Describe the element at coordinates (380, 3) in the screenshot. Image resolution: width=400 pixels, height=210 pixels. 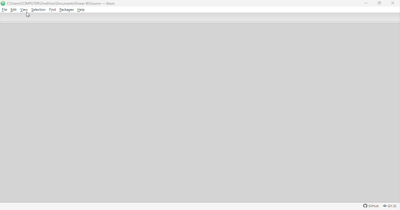
I see `Maximize` at that location.